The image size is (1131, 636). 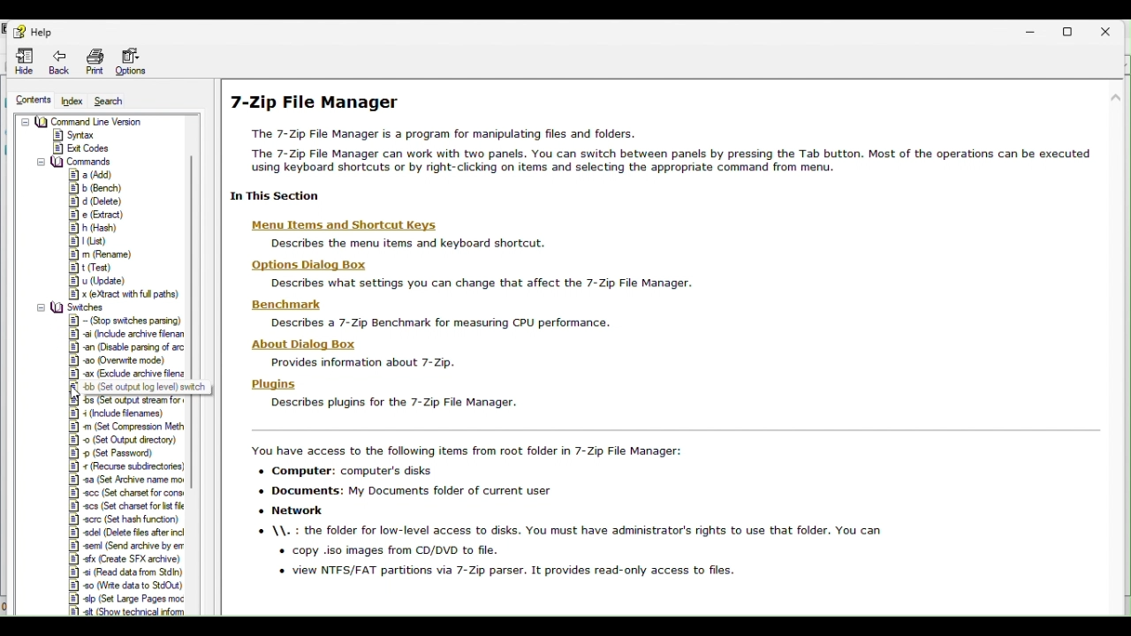 I want to click on =] | (List), so click(x=89, y=241).